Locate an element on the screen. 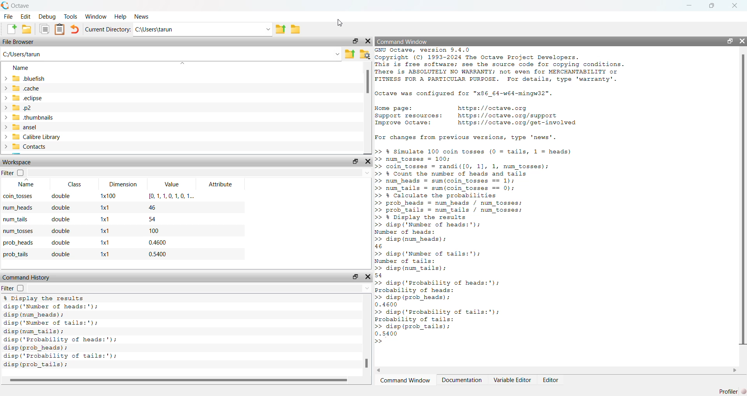 Image resolution: width=747 pixels, height=396 pixels. .bluefish is located at coordinates (28, 78).